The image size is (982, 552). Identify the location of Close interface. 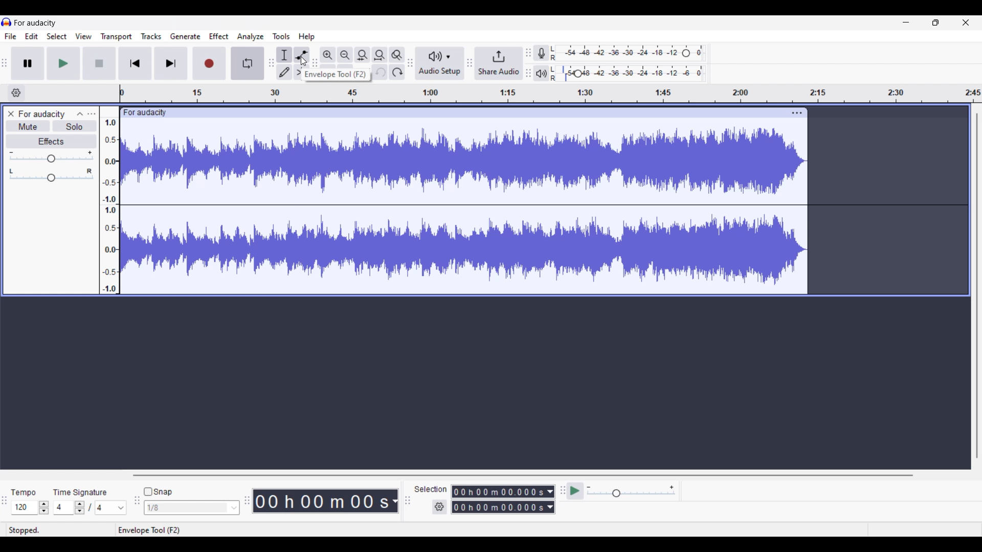
(966, 22).